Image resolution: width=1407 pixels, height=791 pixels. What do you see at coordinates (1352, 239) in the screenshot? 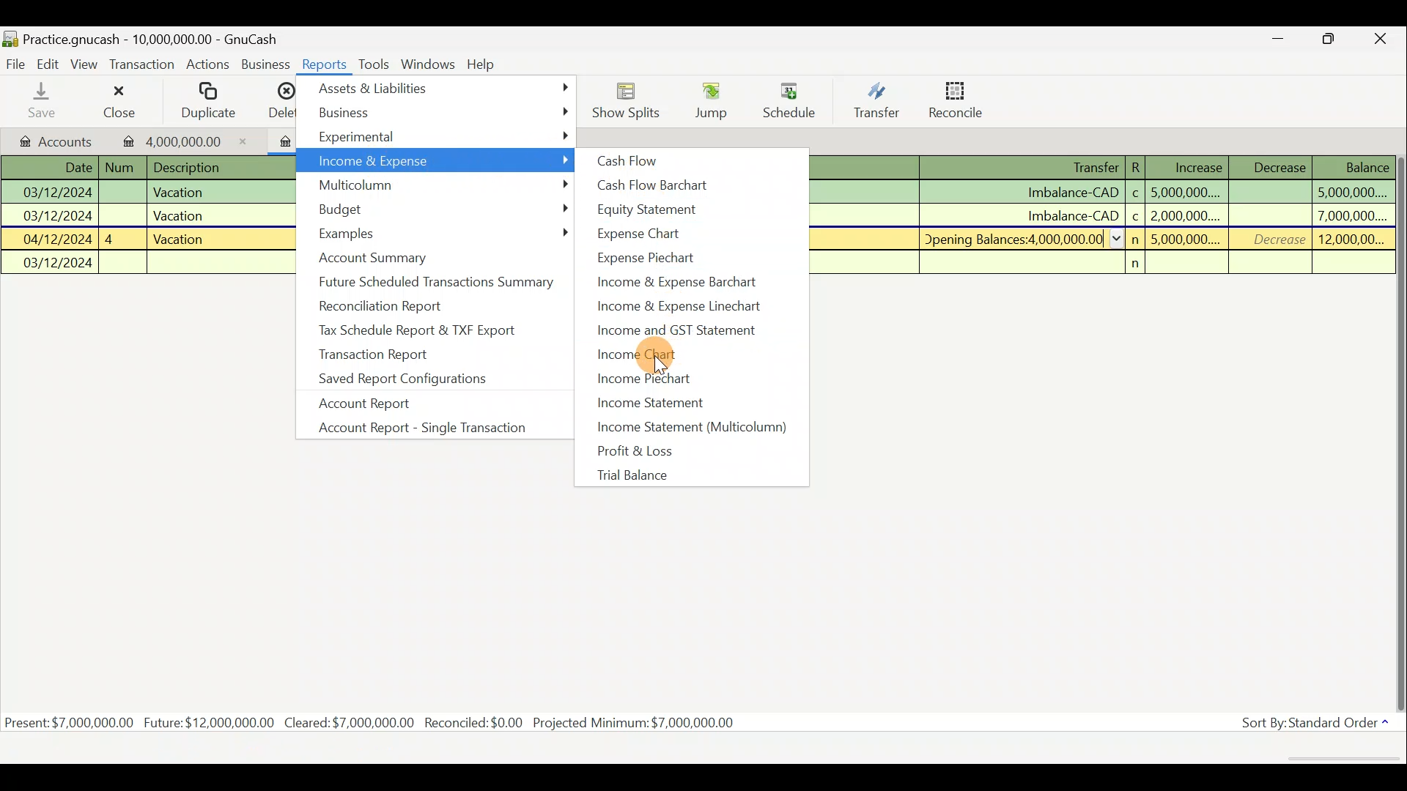
I see `12,000,00...` at bounding box center [1352, 239].